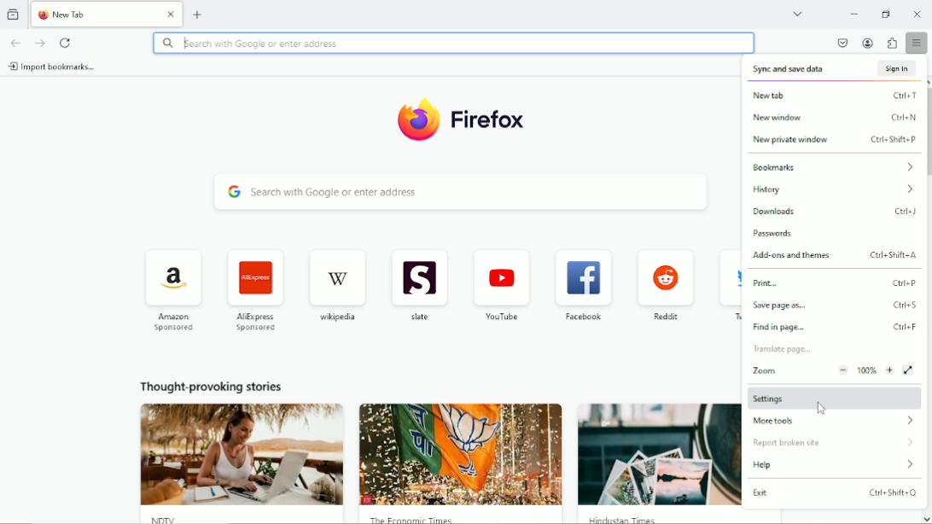  Describe the element at coordinates (834, 96) in the screenshot. I see `new tab` at that location.